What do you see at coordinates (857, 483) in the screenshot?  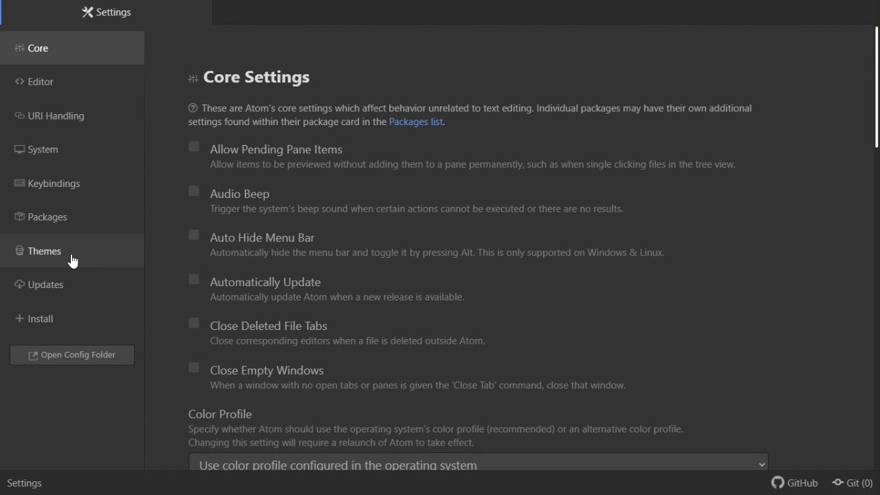 I see `git ` at bounding box center [857, 483].